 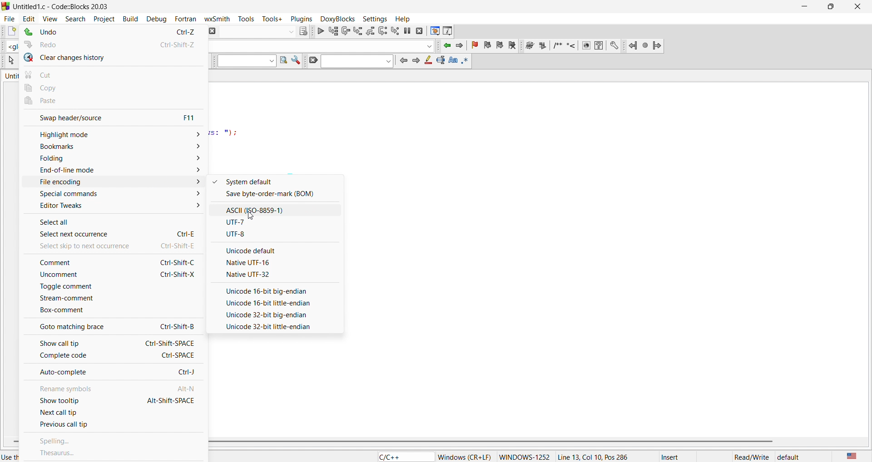 I want to click on option, so click(x=279, y=288).